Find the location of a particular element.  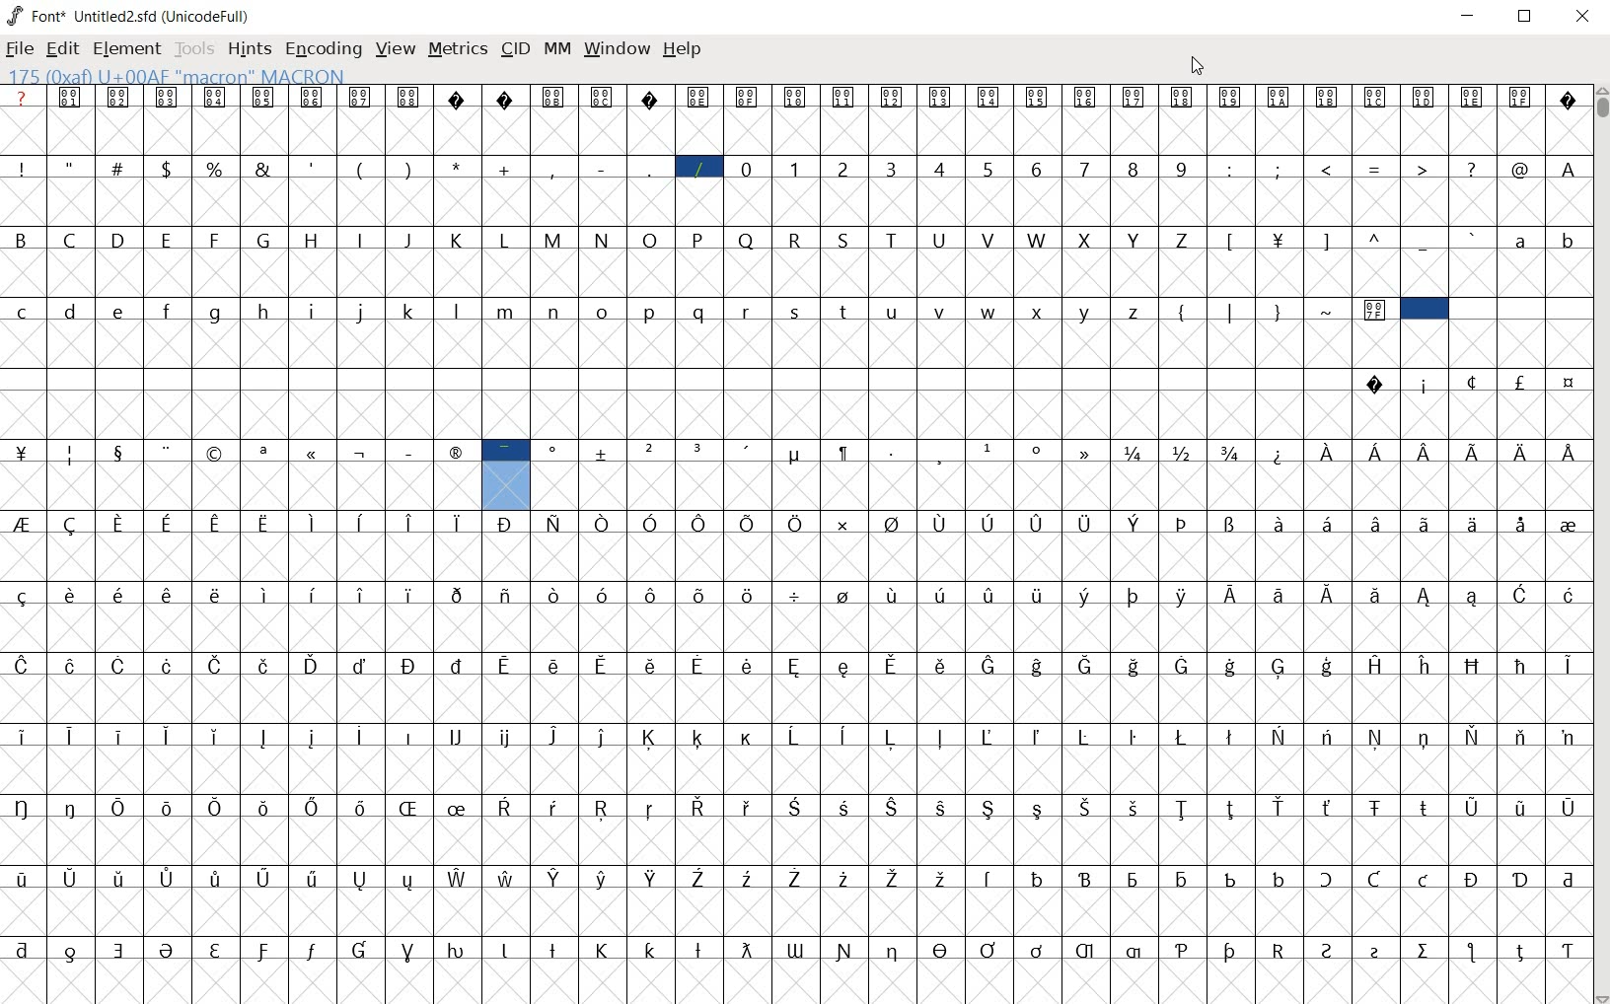

special characters is located at coordinates (1279, 899).